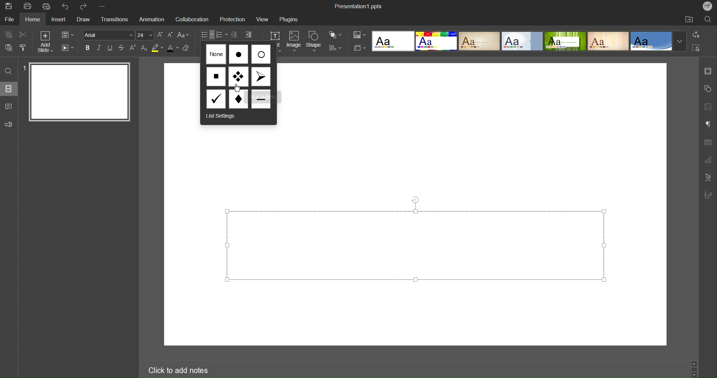 Image resolution: width=717 pixels, height=378 pixels. Describe the element at coordinates (696, 35) in the screenshot. I see `Replace` at that location.